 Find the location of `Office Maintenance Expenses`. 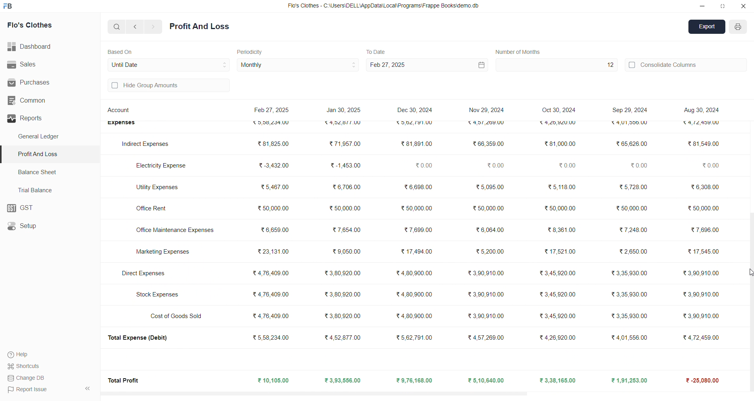

Office Maintenance Expenses is located at coordinates (176, 230).